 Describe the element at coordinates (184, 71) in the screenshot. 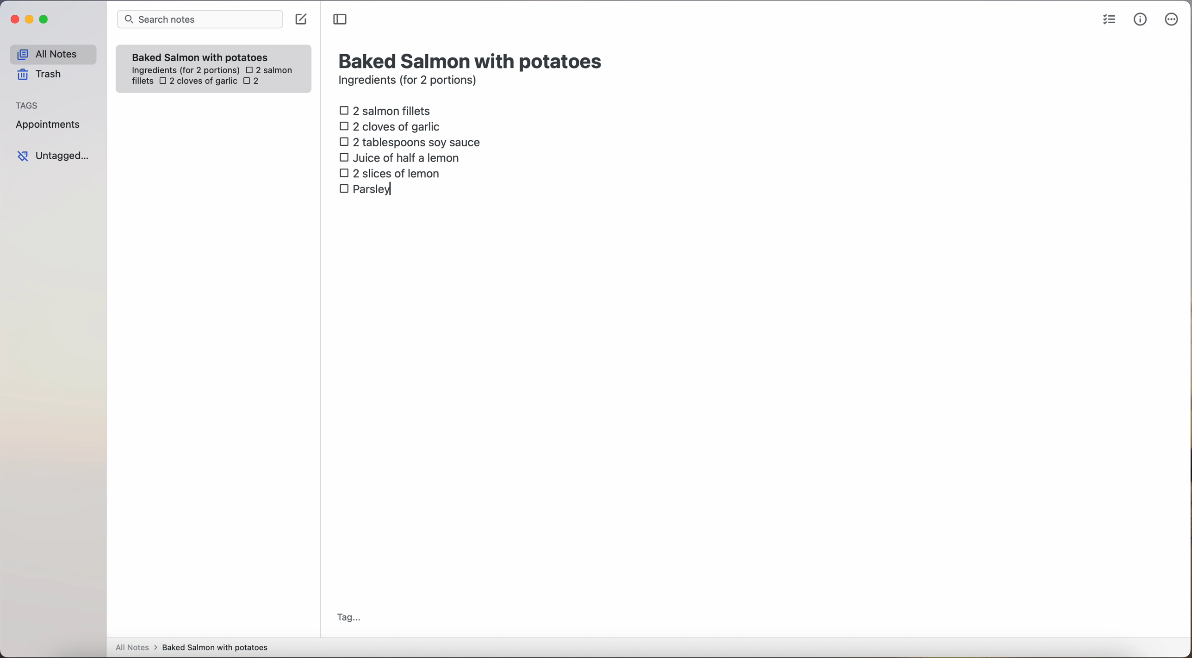

I see `ingredientes (for 2 portions)` at that location.